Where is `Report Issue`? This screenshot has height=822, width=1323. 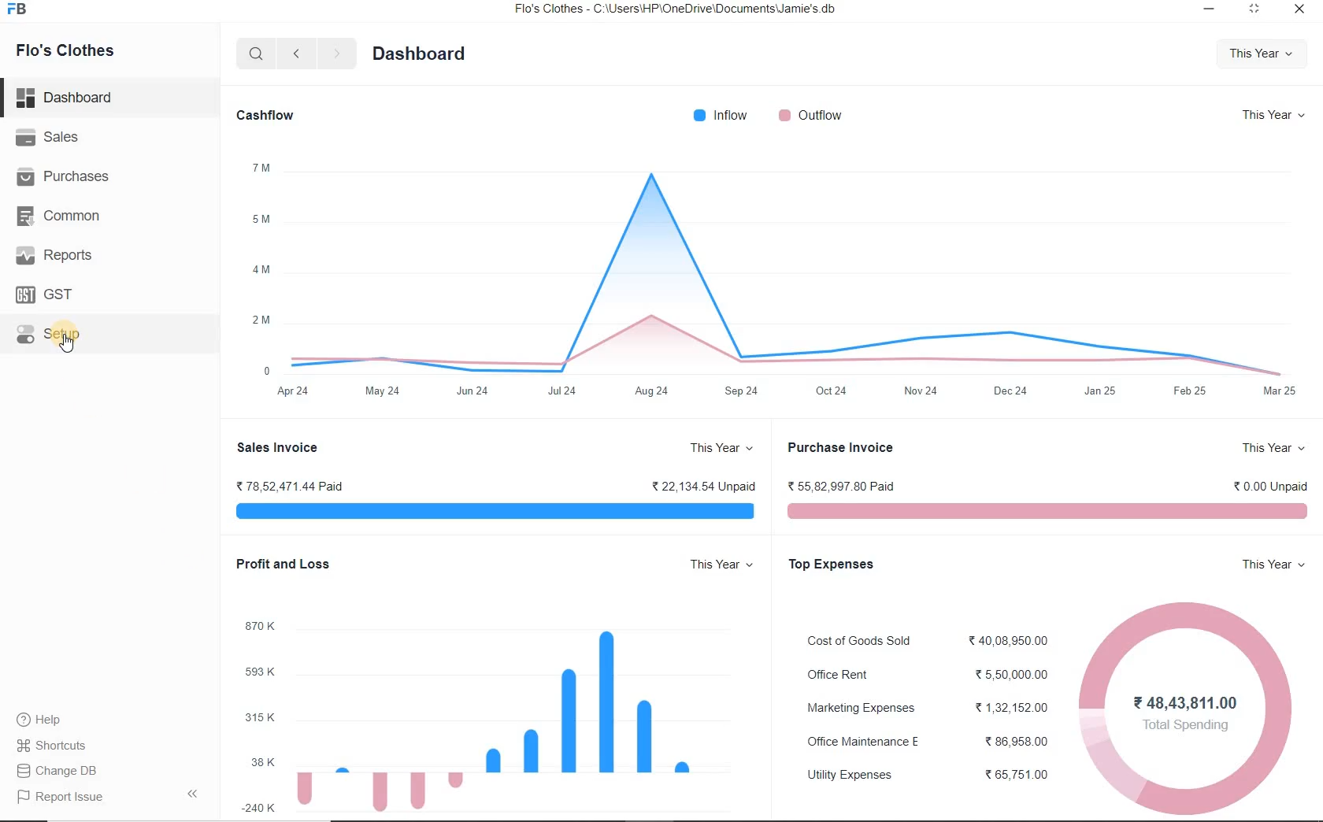 Report Issue is located at coordinates (65, 772).